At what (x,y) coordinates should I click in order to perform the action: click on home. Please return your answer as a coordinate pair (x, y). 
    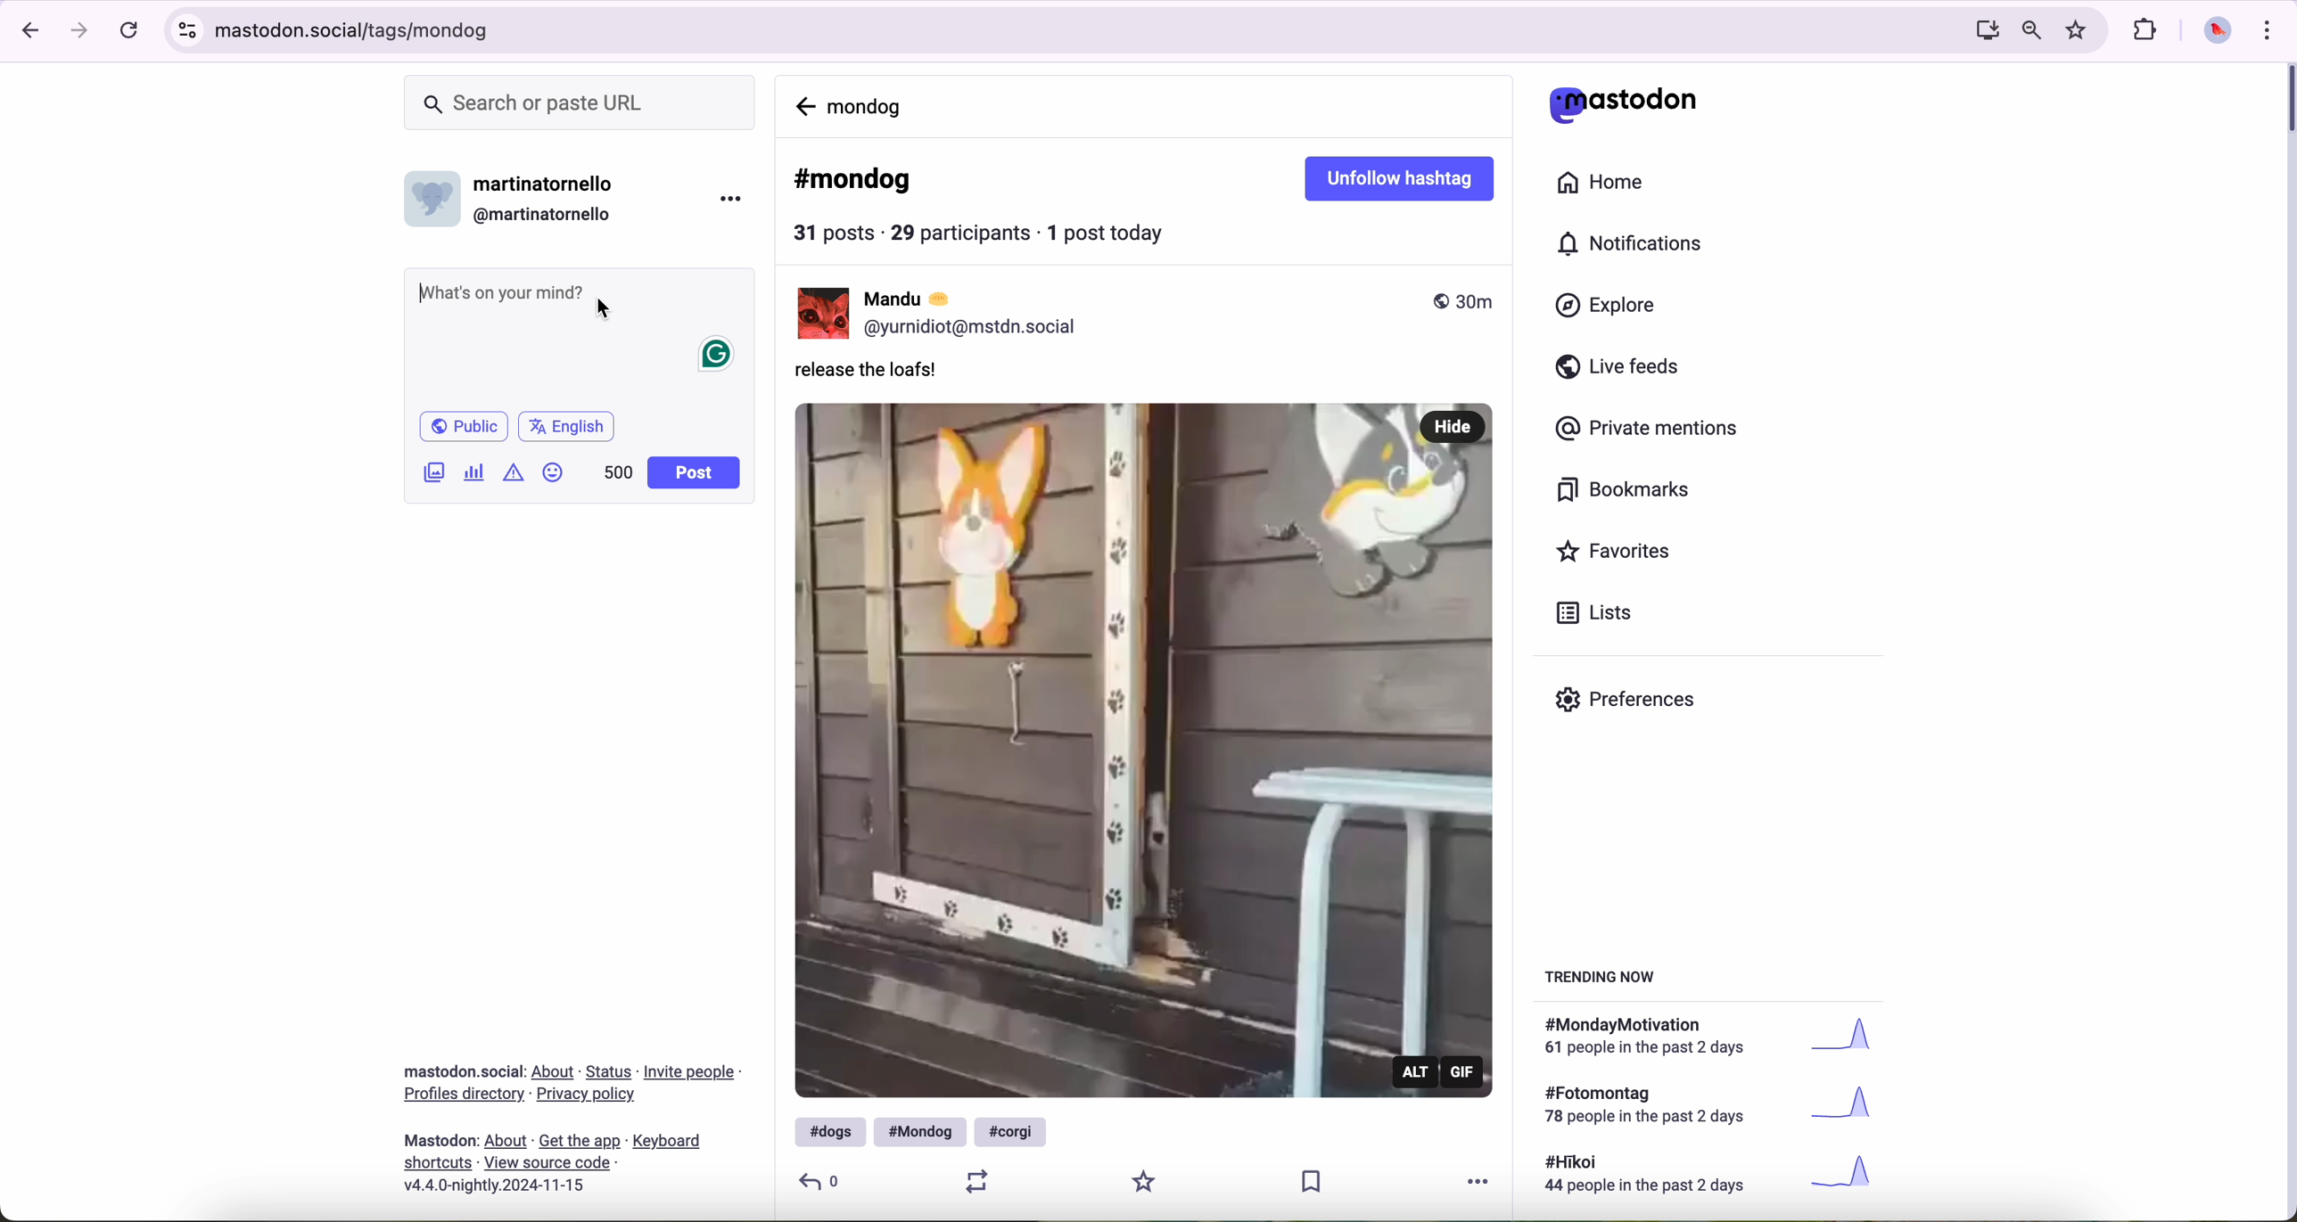
    Looking at the image, I should click on (1603, 180).